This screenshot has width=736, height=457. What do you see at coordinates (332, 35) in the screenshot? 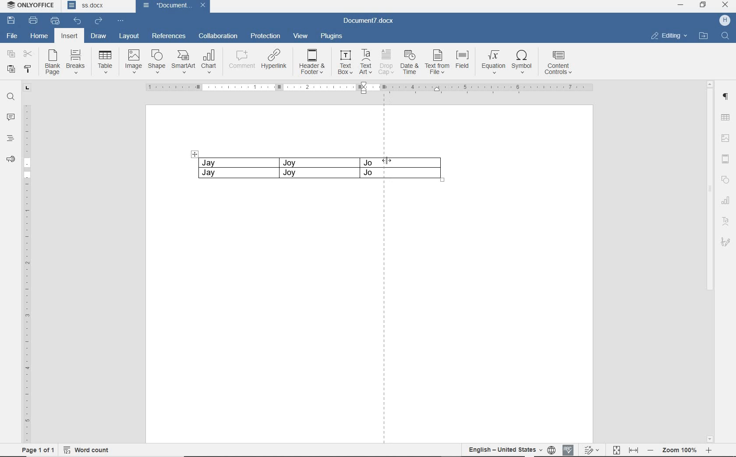
I see `PLUGINS` at bounding box center [332, 35].